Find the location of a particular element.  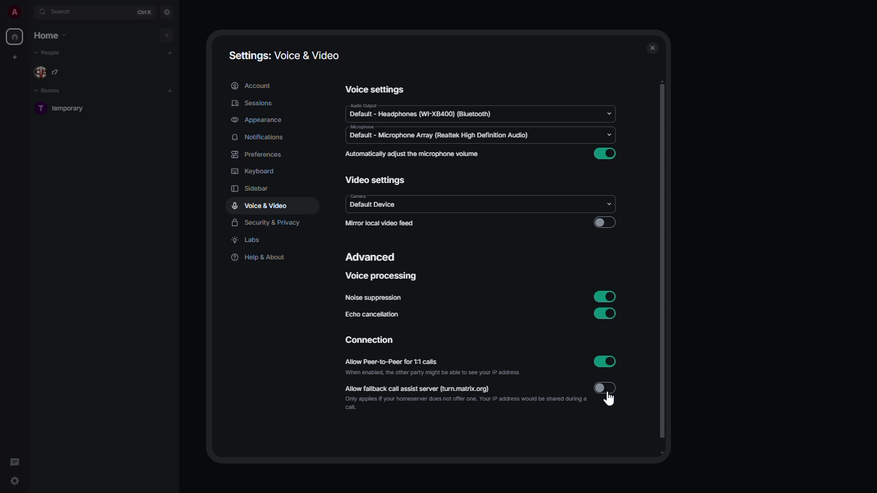

disabled is located at coordinates (604, 221).